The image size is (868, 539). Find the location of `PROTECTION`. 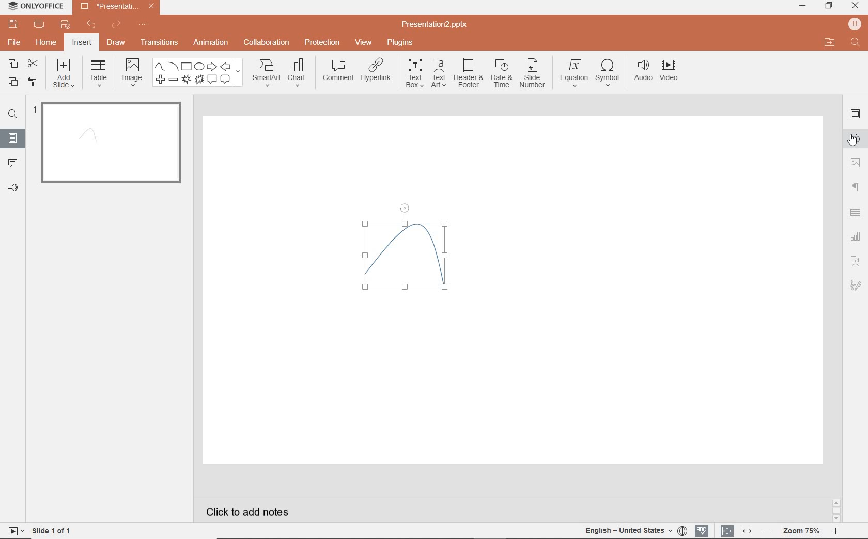

PROTECTION is located at coordinates (322, 42).